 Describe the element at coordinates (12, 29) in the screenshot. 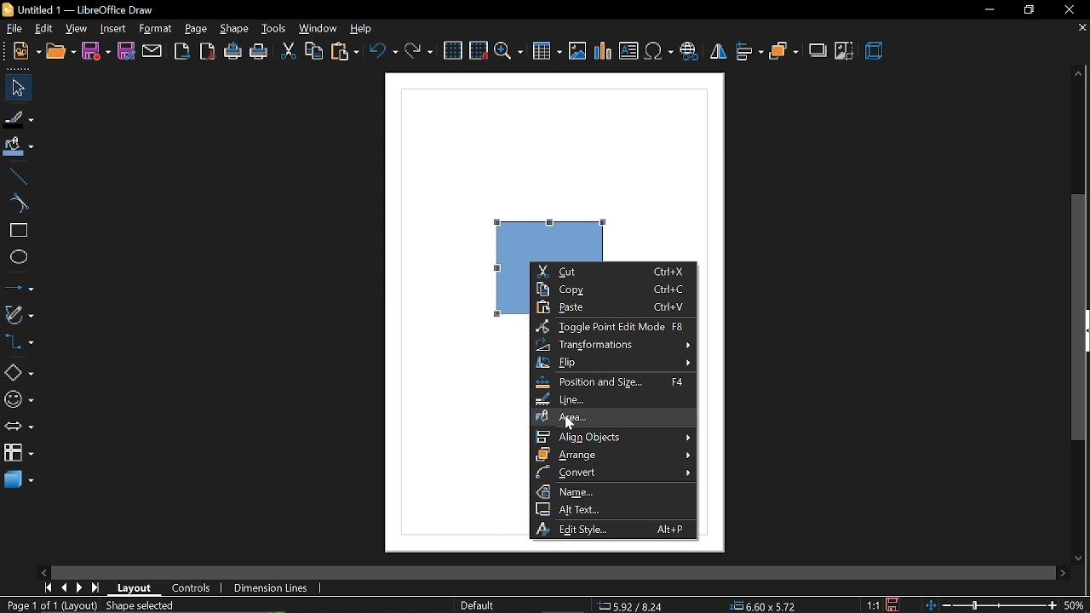

I see `file` at that location.